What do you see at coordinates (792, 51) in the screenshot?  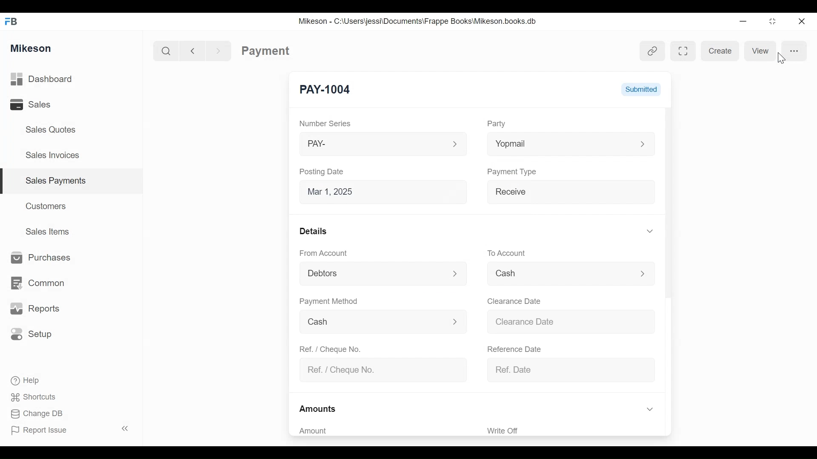 I see `More options` at bounding box center [792, 51].